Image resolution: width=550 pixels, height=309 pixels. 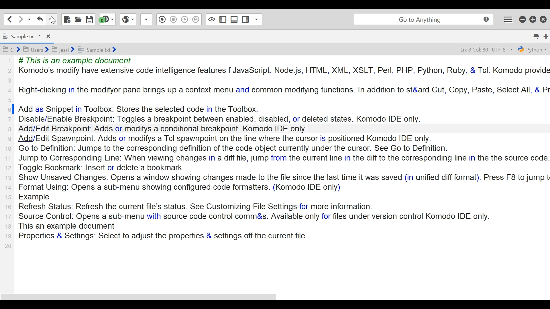 What do you see at coordinates (256, 19) in the screenshot?
I see `Show specific Sidebar` at bounding box center [256, 19].